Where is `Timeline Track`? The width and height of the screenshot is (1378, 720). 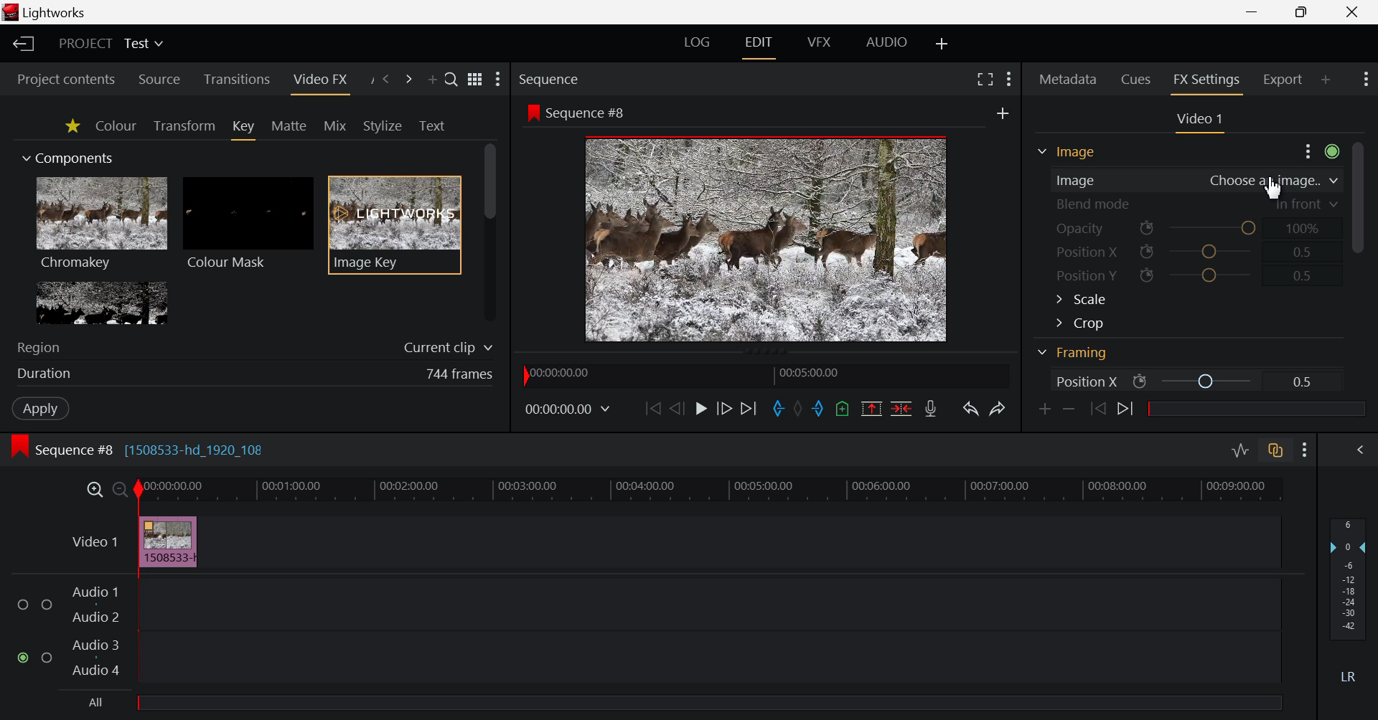
Timeline Track is located at coordinates (708, 489).